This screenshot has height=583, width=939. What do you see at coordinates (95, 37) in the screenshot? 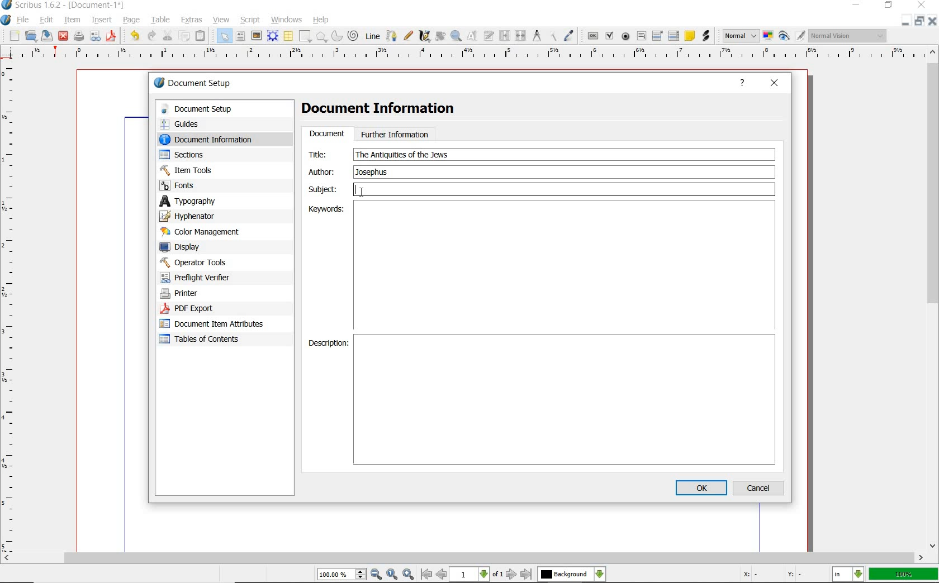
I see `preflight verifier` at bounding box center [95, 37].